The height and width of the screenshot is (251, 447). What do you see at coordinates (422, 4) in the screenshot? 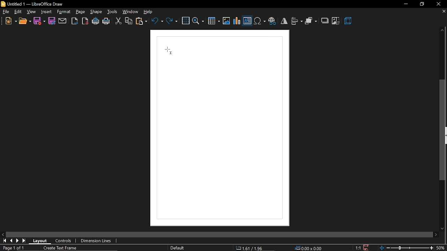
I see `restore down` at bounding box center [422, 4].